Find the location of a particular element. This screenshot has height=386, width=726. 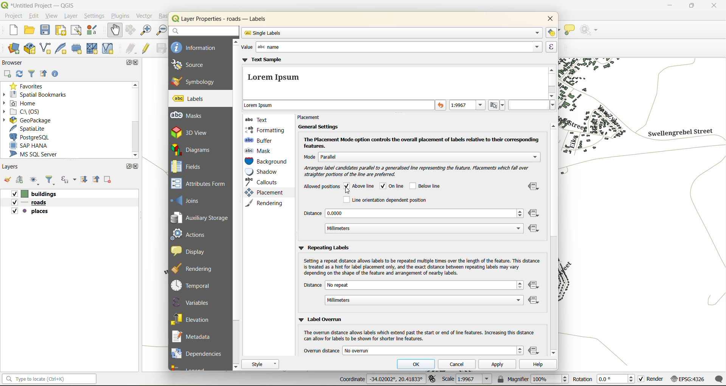

show tips is located at coordinates (570, 30).